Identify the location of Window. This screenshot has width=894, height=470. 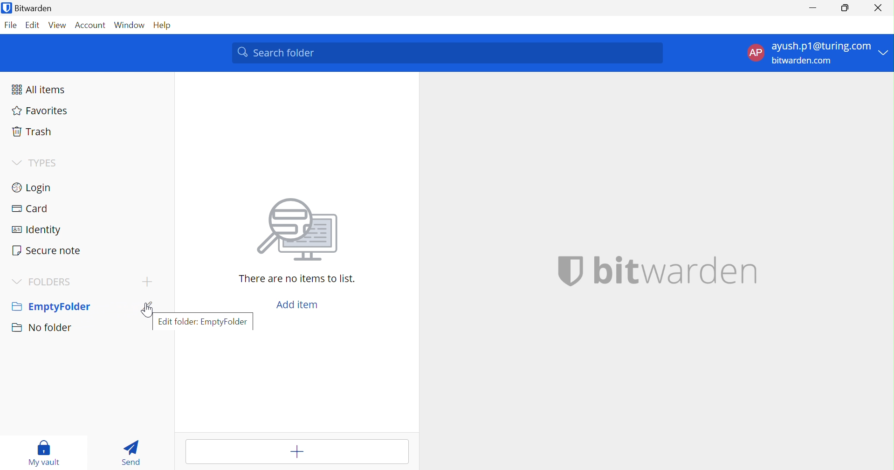
(130, 25).